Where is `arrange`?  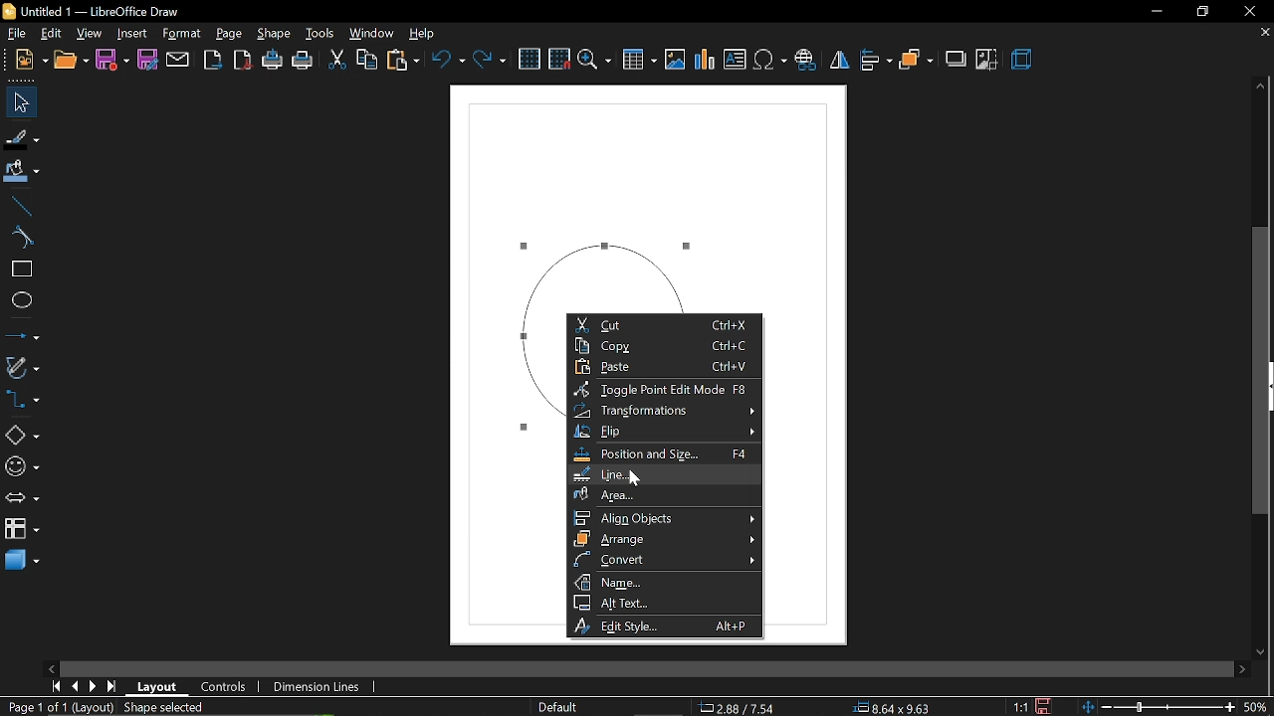
arrange is located at coordinates (917, 59).